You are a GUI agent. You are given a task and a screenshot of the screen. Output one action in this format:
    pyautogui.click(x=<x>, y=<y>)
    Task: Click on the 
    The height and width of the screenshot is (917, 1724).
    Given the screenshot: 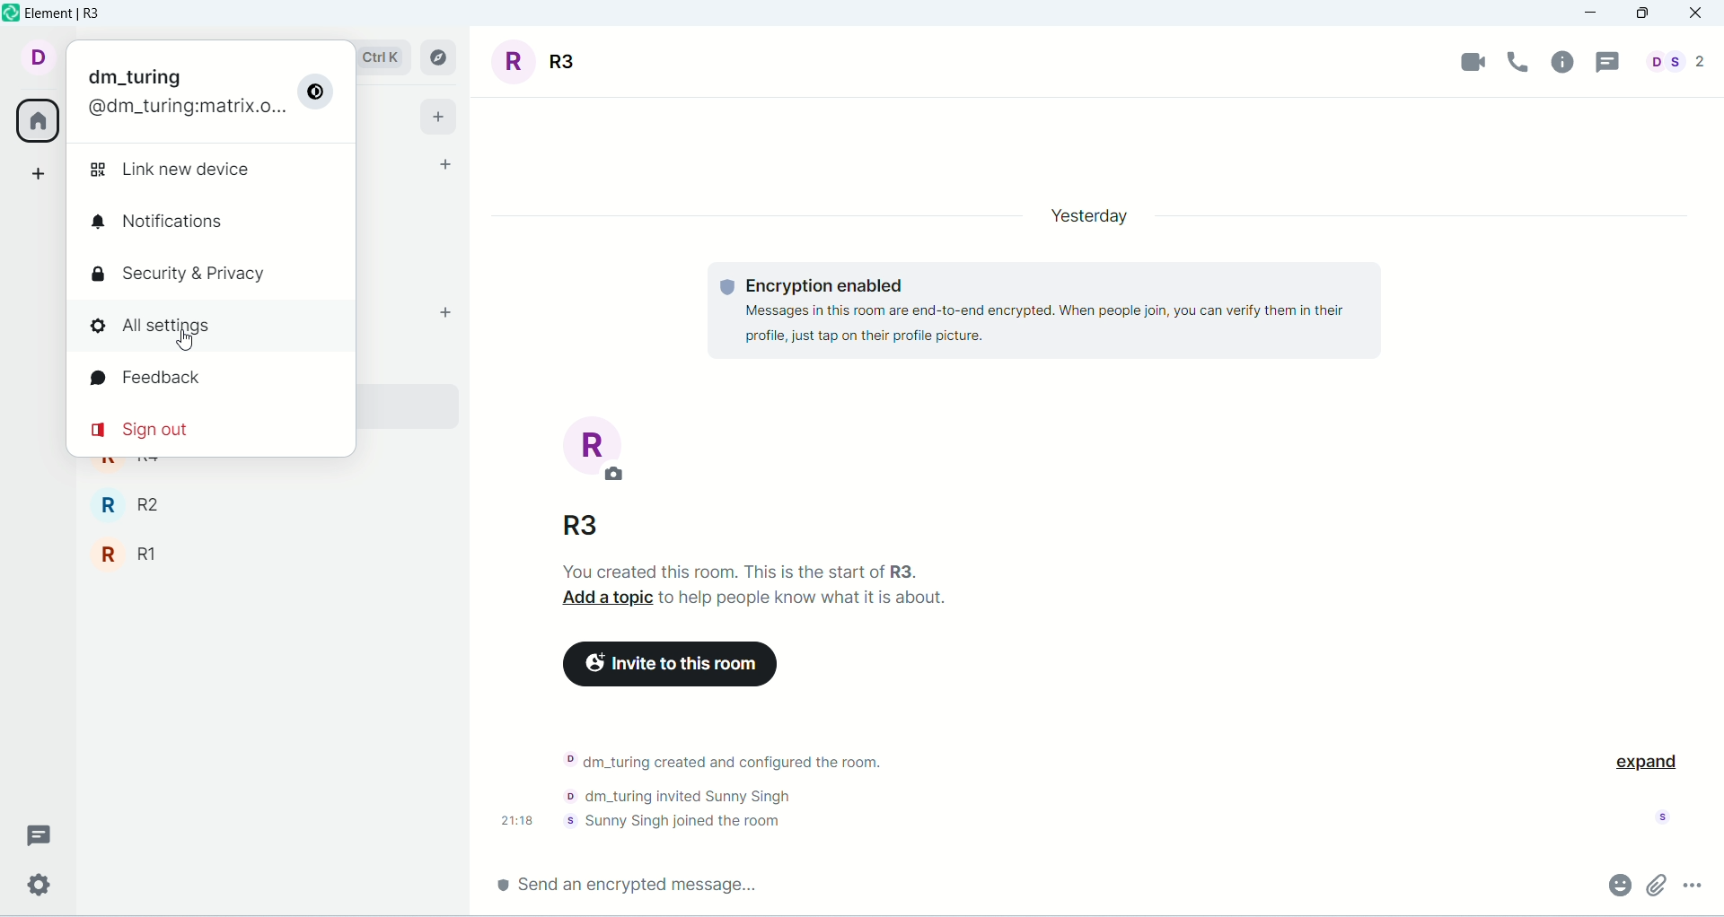 What is the action you would take?
    pyautogui.click(x=584, y=528)
    